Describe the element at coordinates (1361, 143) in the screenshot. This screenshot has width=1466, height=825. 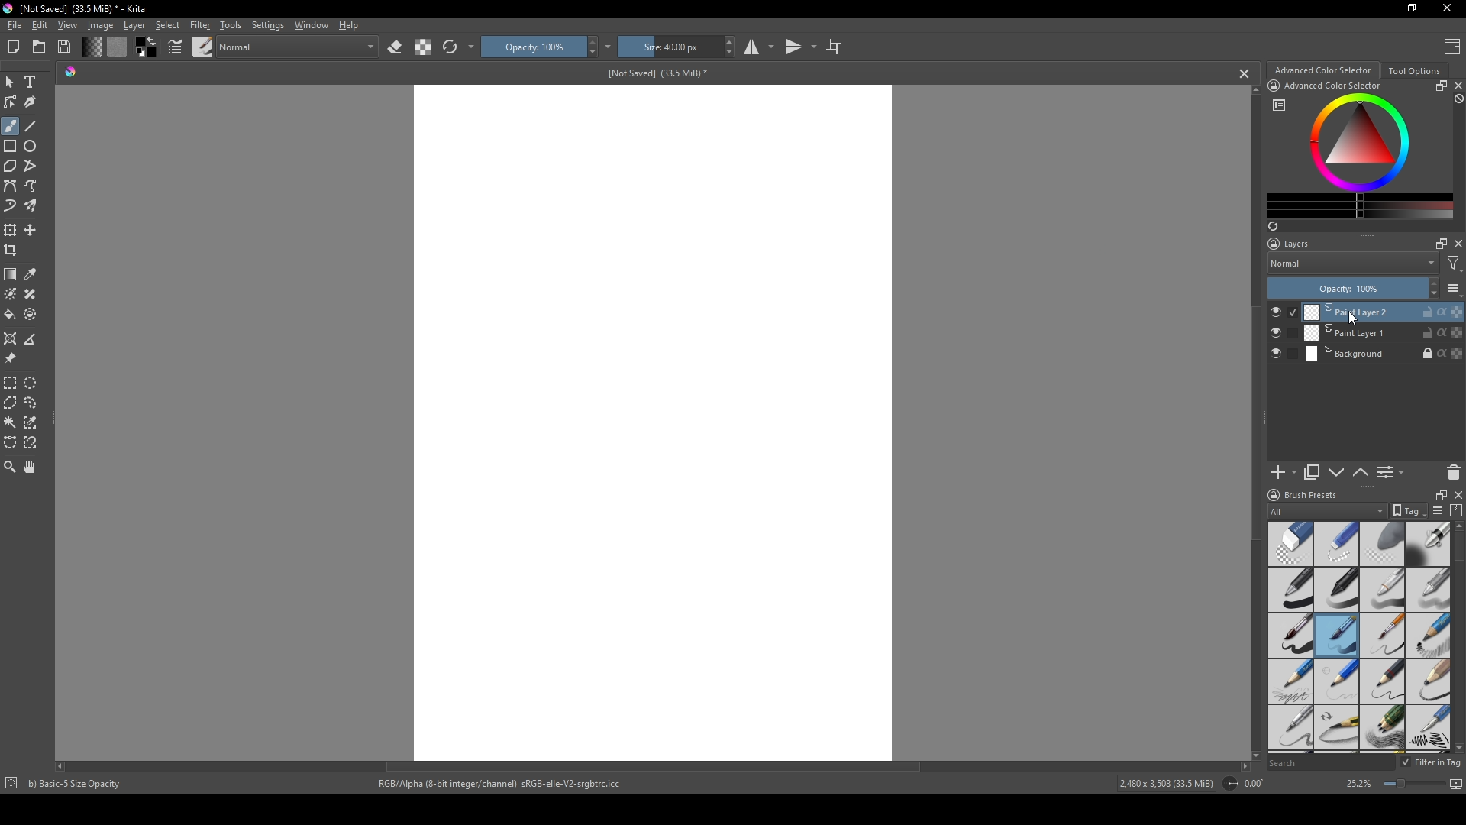
I see `colors display` at that location.